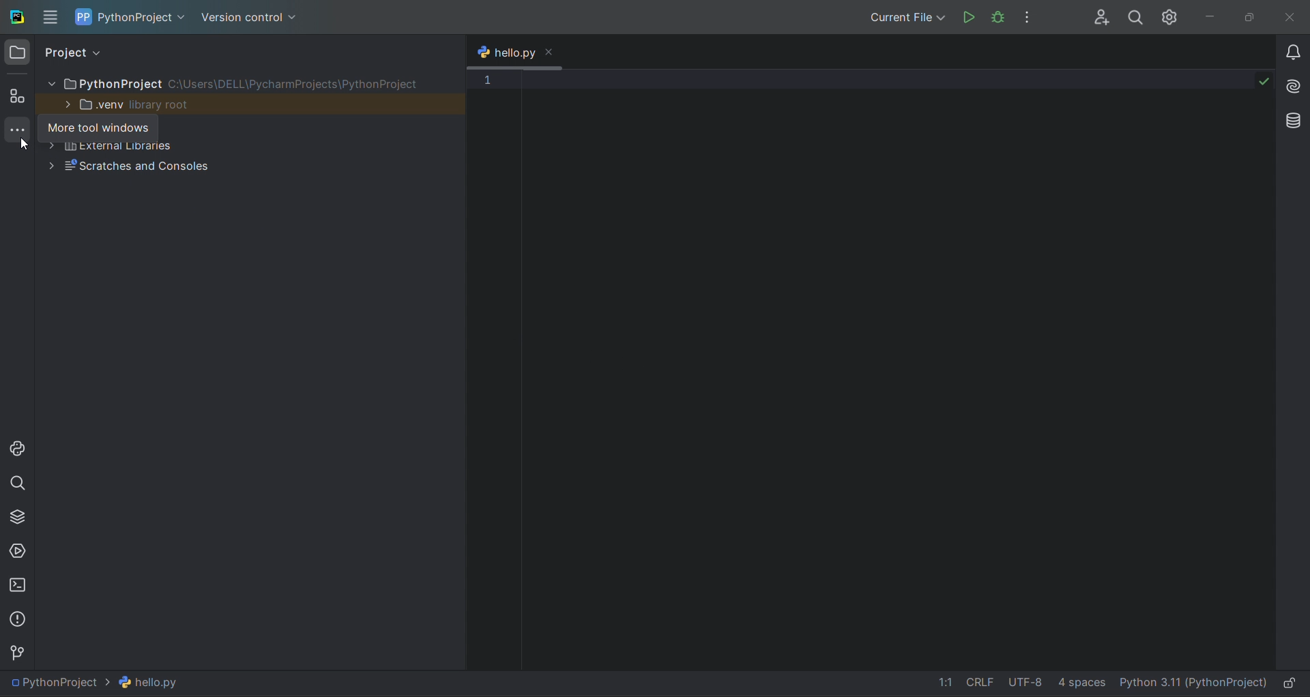 The width and height of the screenshot is (1310, 697). I want to click on maximize, so click(1251, 17).